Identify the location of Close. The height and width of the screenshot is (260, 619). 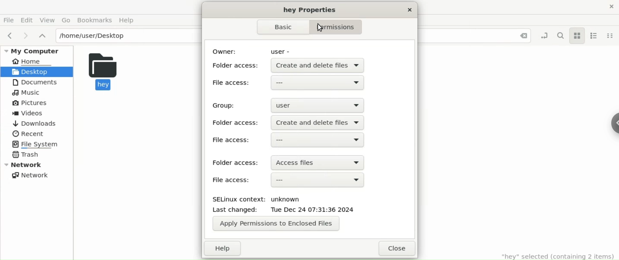
(606, 6).